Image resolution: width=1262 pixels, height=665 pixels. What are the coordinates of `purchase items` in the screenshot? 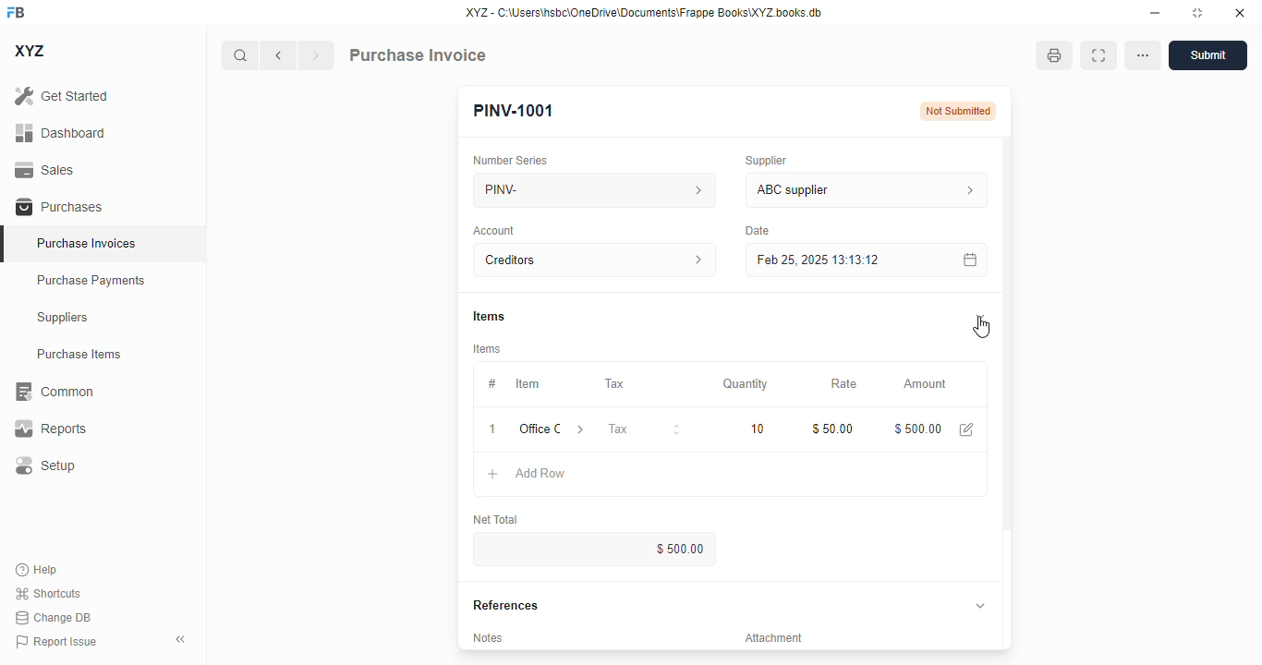 It's located at (79, 354).